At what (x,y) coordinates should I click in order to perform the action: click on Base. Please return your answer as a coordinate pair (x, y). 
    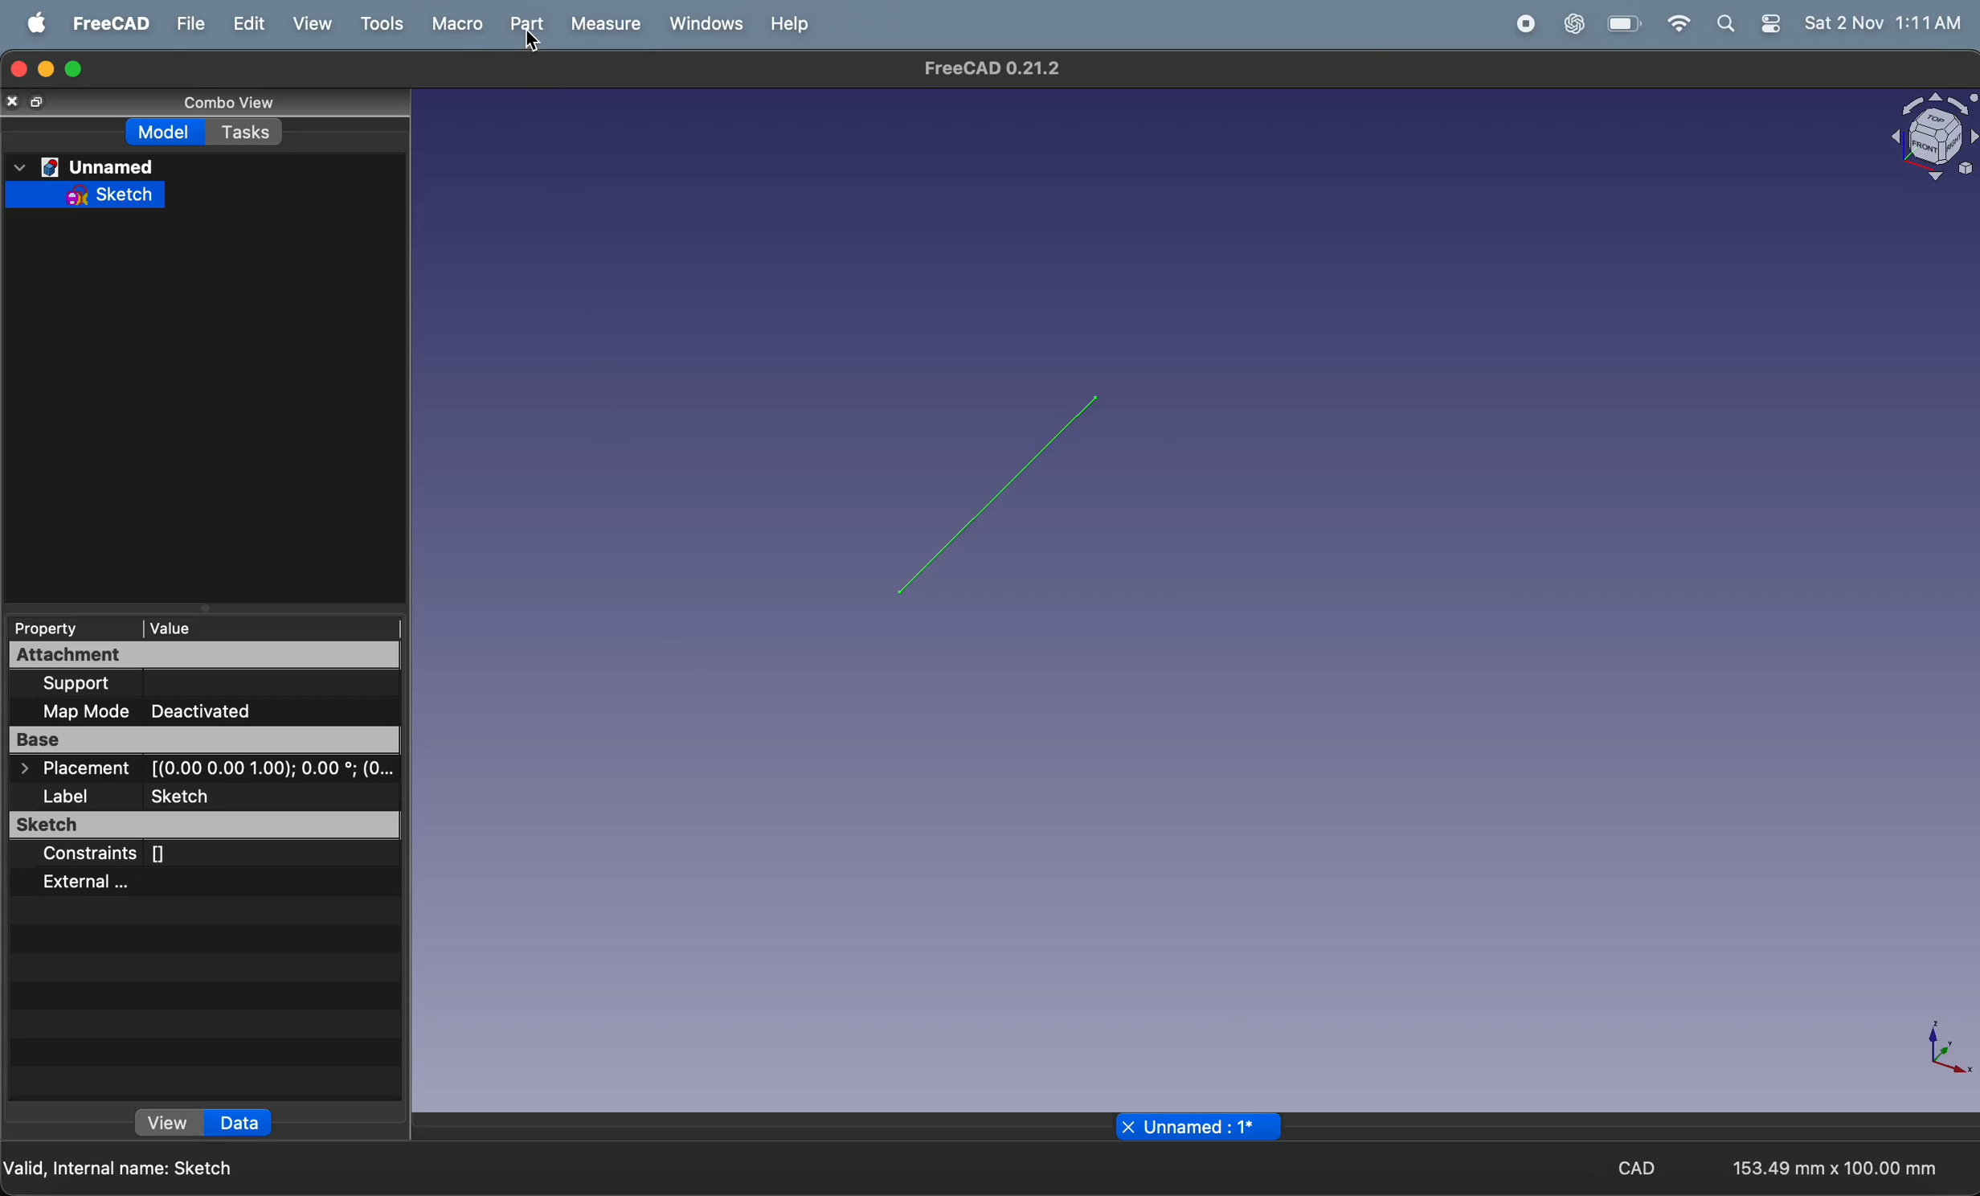
    Looking at the image, I should click on (201, 739).